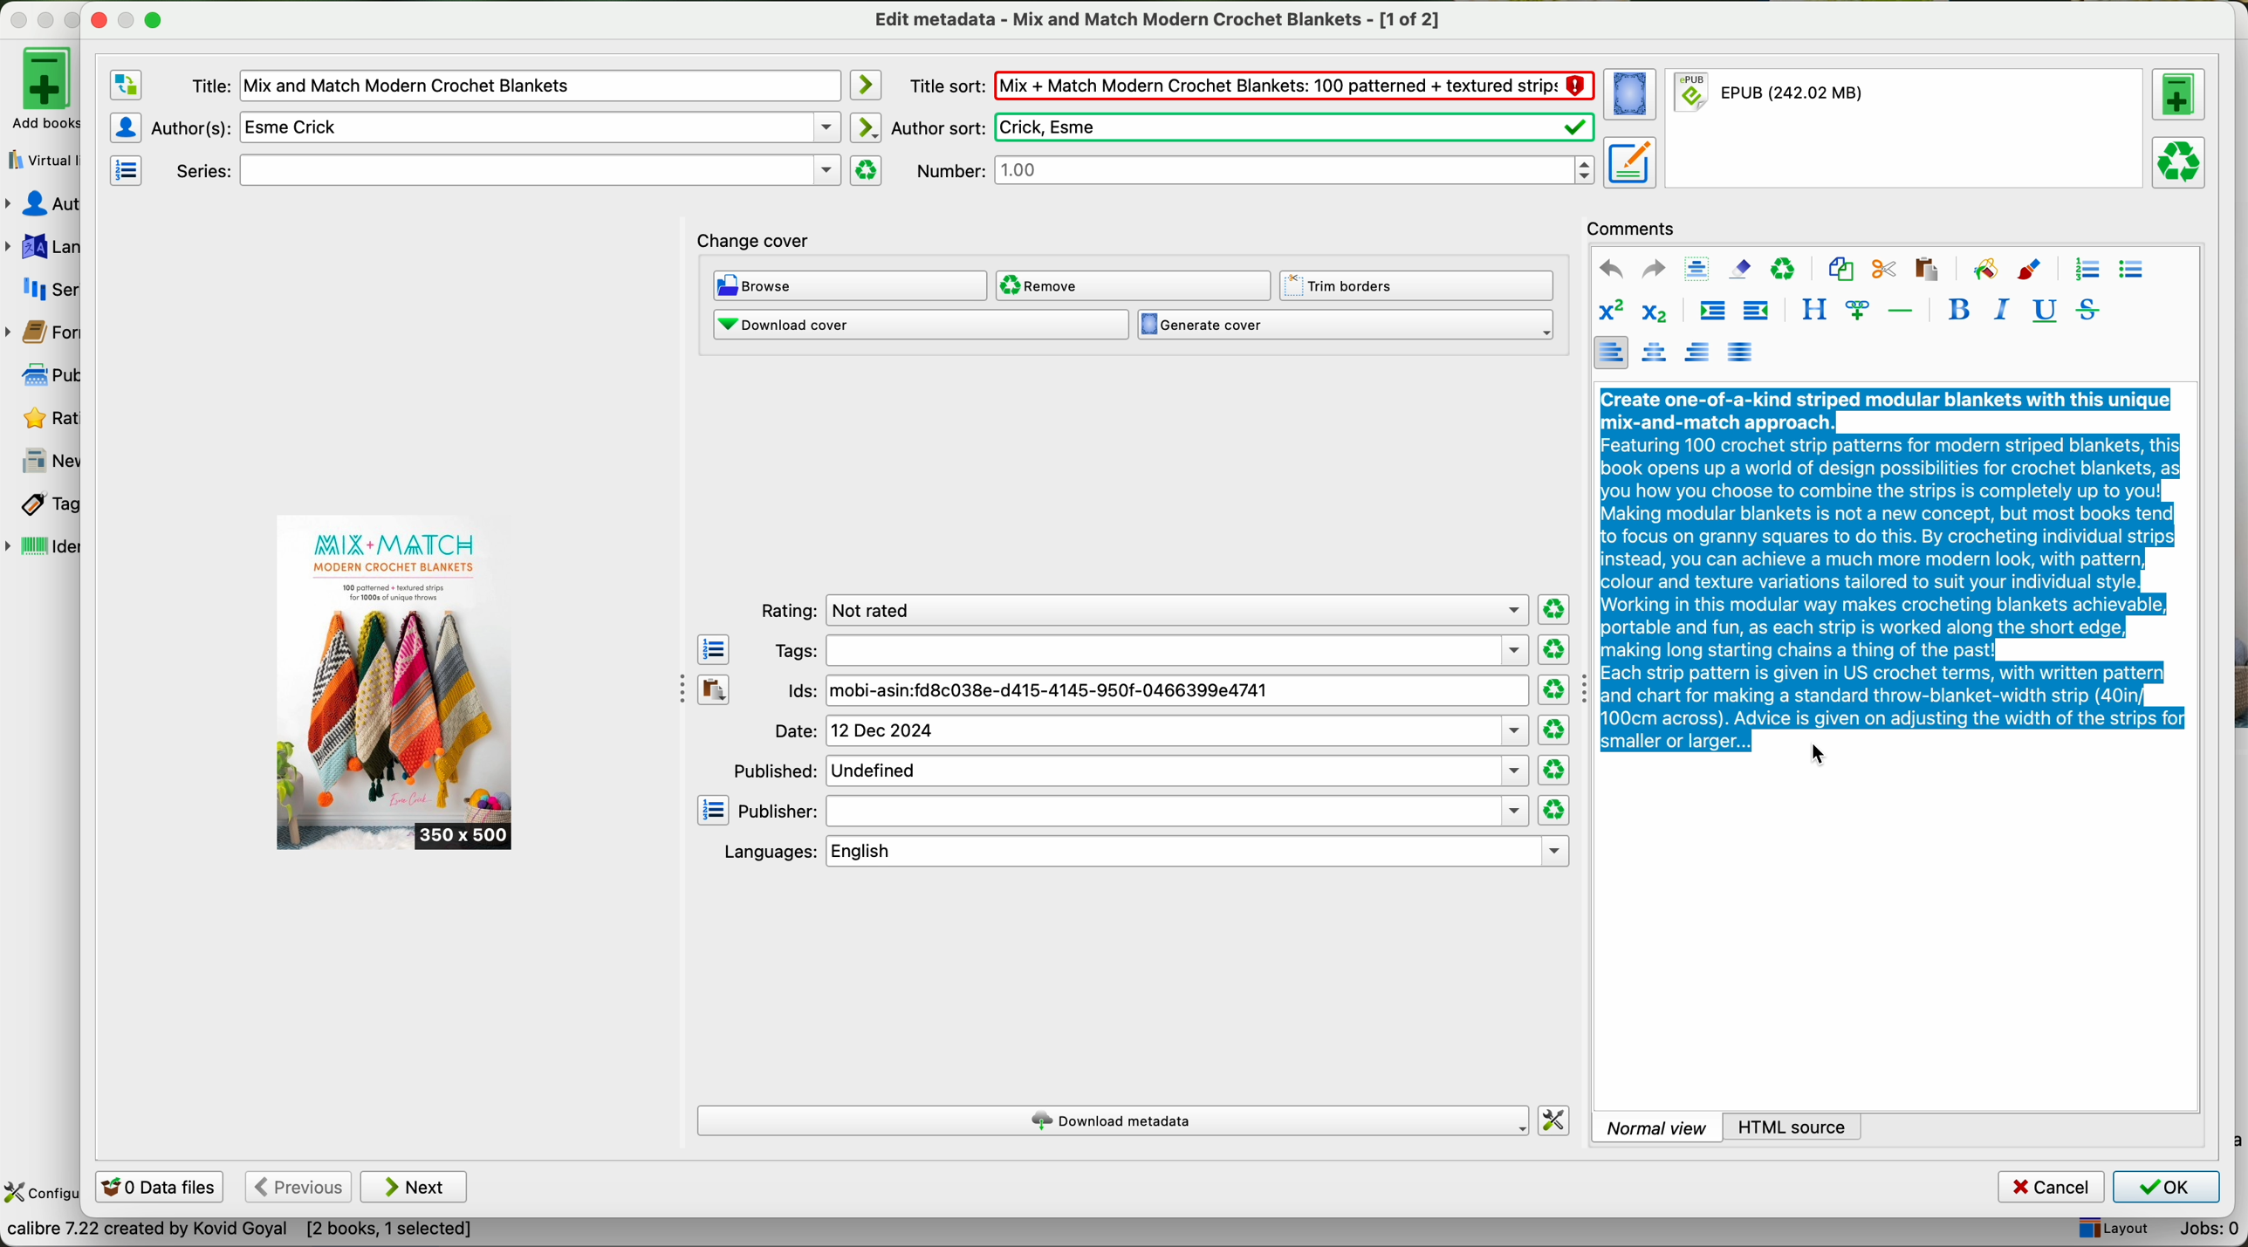 Image resolution: width=2248 pixels, height=1247 pixels. Describe the element at coordinates (297, 1188) in the screenshot. I see `previous` at that location.